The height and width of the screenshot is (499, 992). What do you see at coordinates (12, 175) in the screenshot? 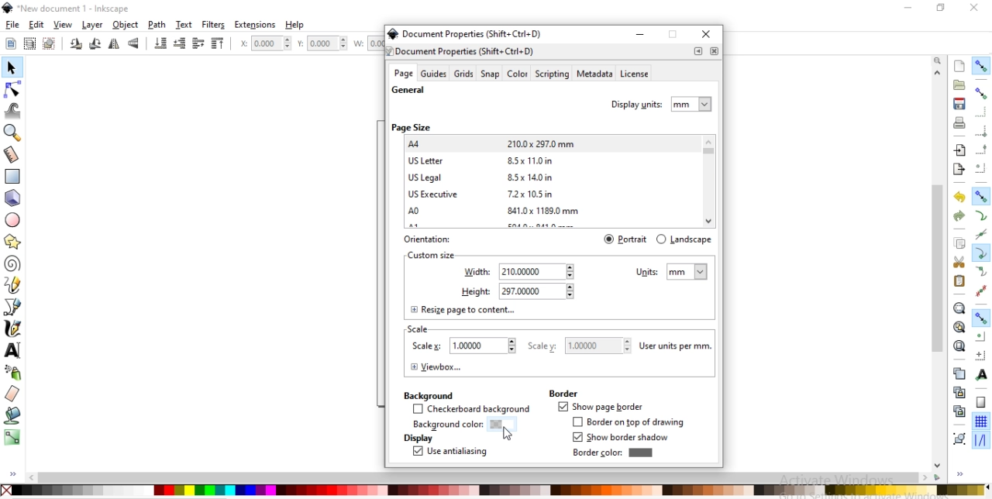
I see `create reectangle or squares` at bounding box center [12, 175].